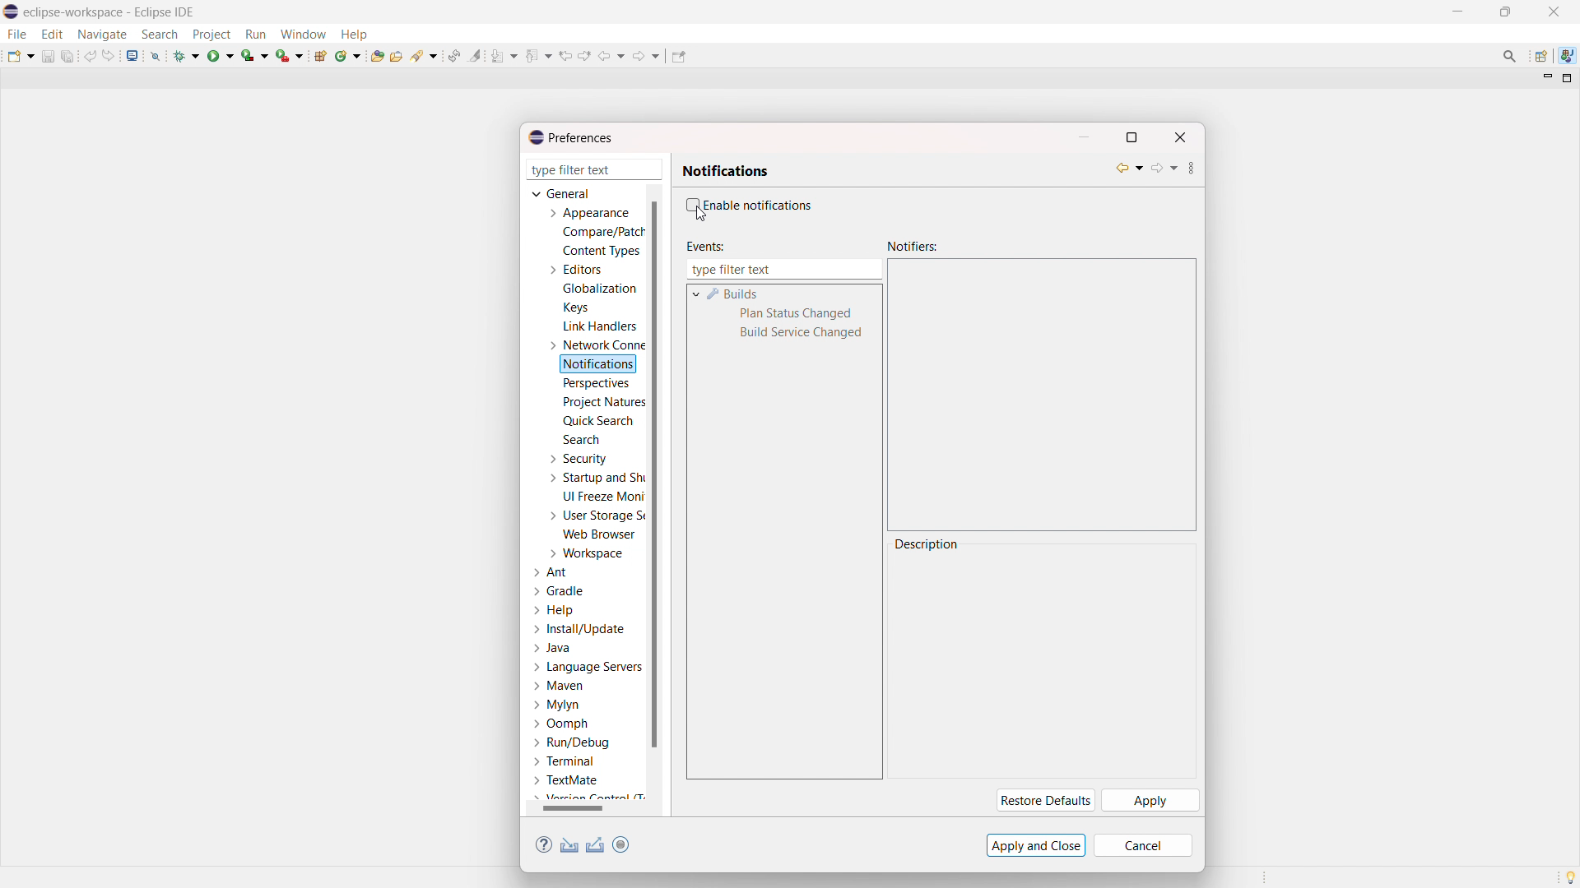  Describe the element at coordinates (1570, 876) in the screenshot. I see `tip of the day` at that location.